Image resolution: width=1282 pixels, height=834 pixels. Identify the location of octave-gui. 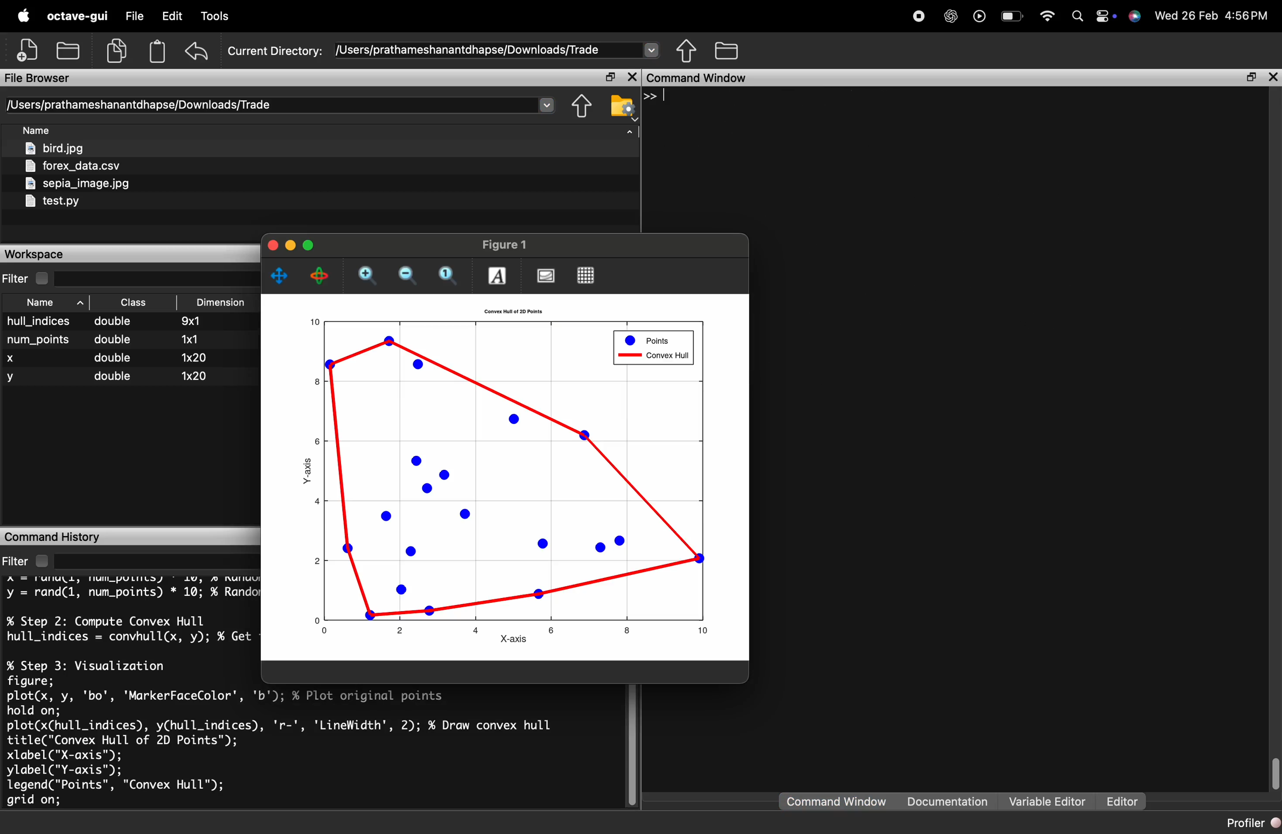
(78, 16).